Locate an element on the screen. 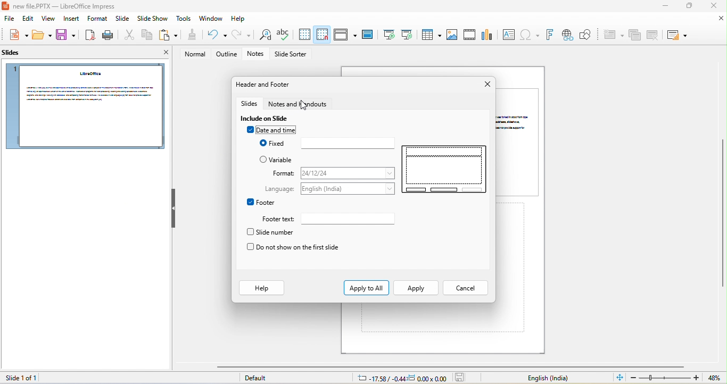 This screenshot has width=727, height=384. notes and handouts is located at coordinates (302, 104).